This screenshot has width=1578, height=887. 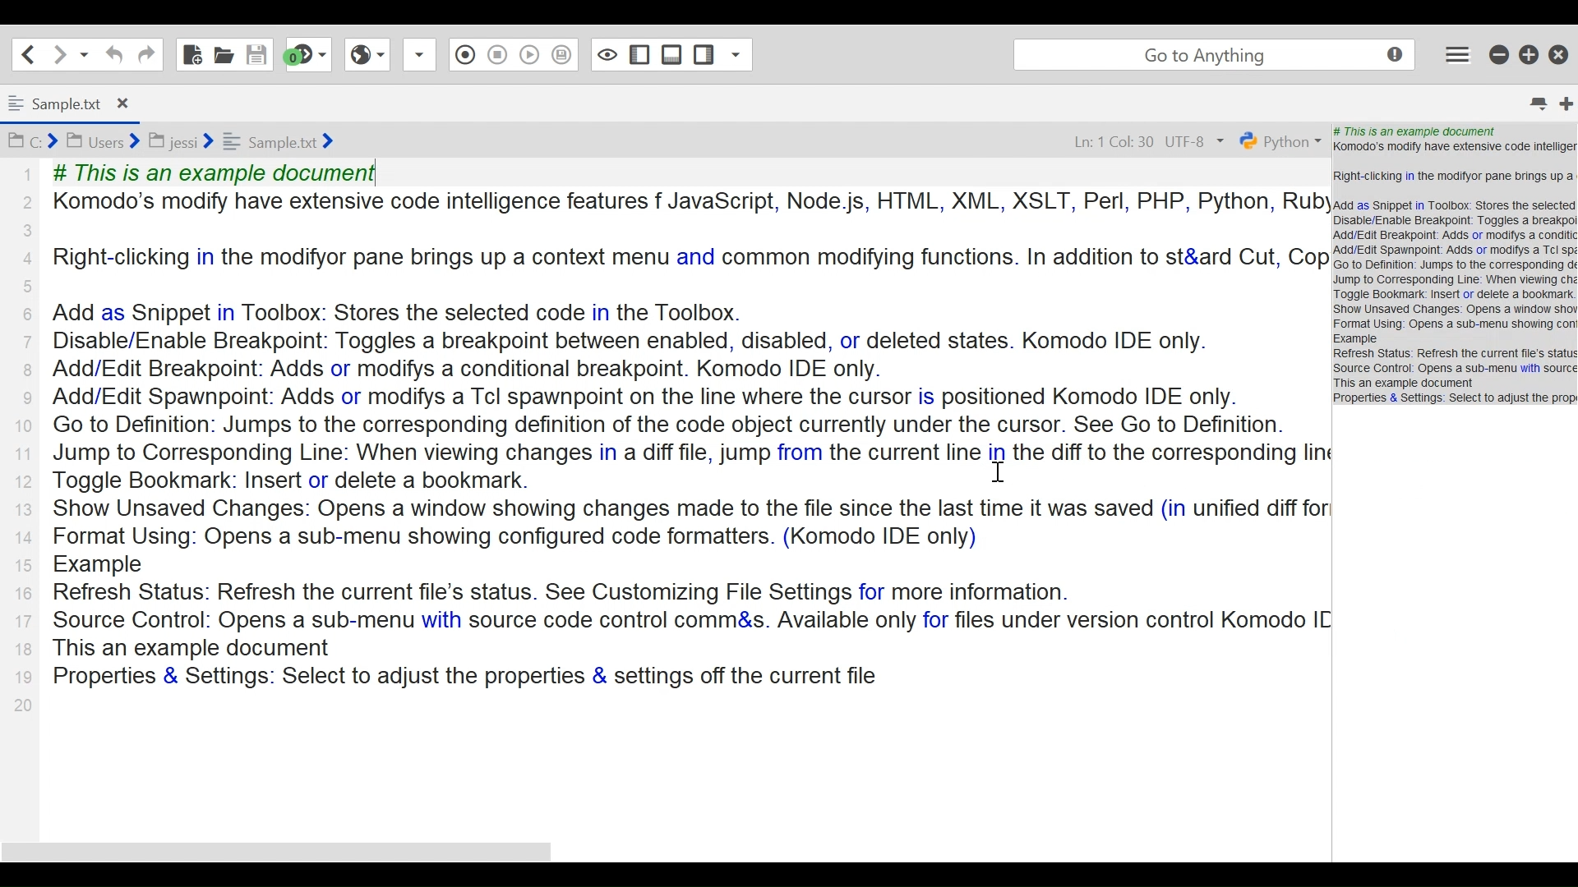 I want to click on # This is an example document

Komodo’s modify have extensive code intelligence features f JavaScript, Node js, HTML, XML, XSLT, Perl, PHP, Python, Ruby, & Tcl. Komodo provi
Right-clicking in the modifyor pane brings up a context menu and common modifying functions. In addition to st&ard Cut, Copy, Paste, Select All, &
Add as Snippet in Toolbox: Stores the selected code in the Toolbox.

Disable/Enable Breakpoint: Toggles a breakpoint between enabled, disabled, or deleted states. Komodo IDE only.

Add/Edit Breakpoint: Adds or modifys a conditional breakpoint. Komodo IDE only.

Add/Edit Spawnpoint: Adds or modifys a Tcl spawnpoint on the line where the cursor is positioned Komodo IDE only.

Go to Definition: Jumps to the corresponding definition of the code object currently under the cursor. See Go to Definition.

Jump to Corresponding Line: When viewing changes in a diff file, jump from the current line in the diff to the corresponding line in the the source cod
Toggle Bookmark: Insert or delete a bookmark.

Show Unsaved Changes: Opens a window showing changes made to the file since the last time it was saved (in unified diff format). Press F8 to jump
Format Using: Opens a sub-menu showing configured code formatters. (Komodo IDE only)

Example

Refresh Status: Refresh the current file's status. See Customizing File Settings for more information.

Source Control: Opens a sub-menu with source code control comm&s. Available only for files under version control Komodo IDE only.

This an example document

Properties & Settings: Select to adjust the properties & settings off the current file, so click(x=676, y=424).